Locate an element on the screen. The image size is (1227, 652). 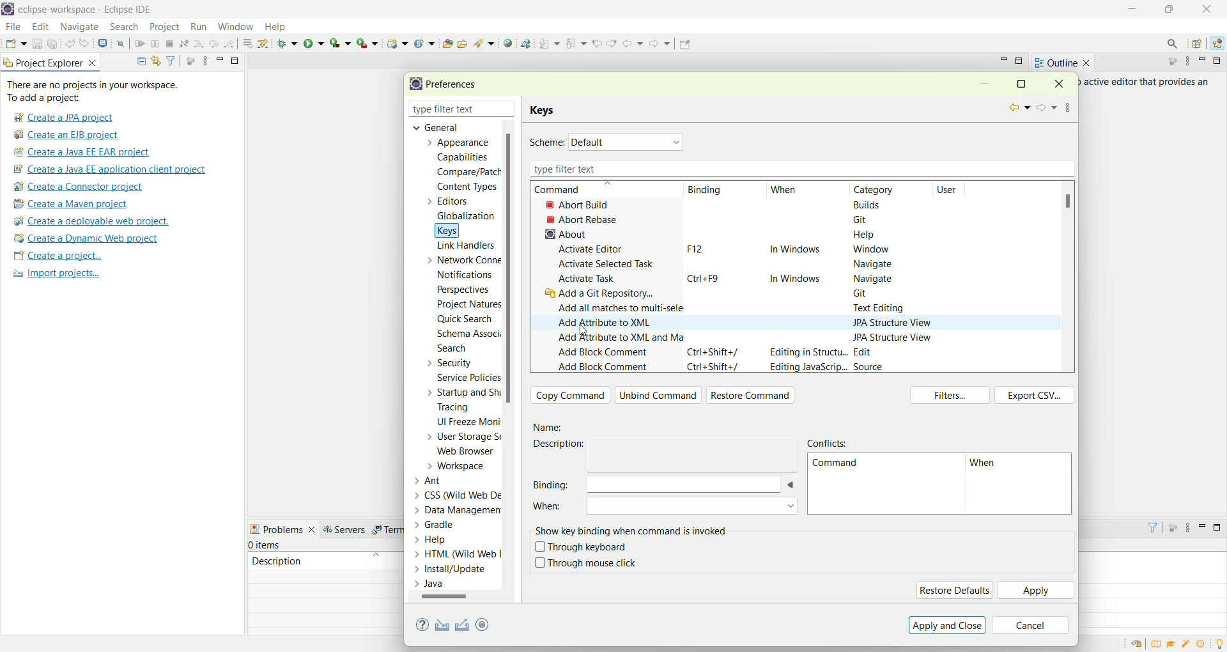
globalization is located at coordinates (465, 217).